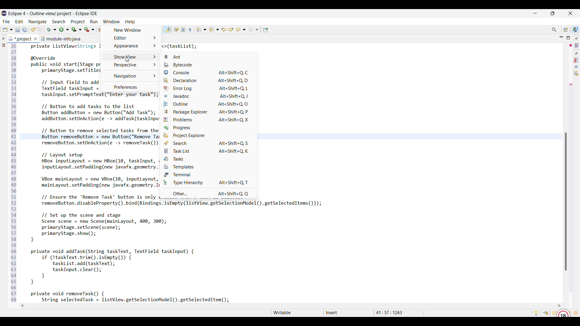 The image size is (580, 326). What do you see at coordinates (208, 57) in the screenshot?
I see `Ant` at bounding box center [208, 57].